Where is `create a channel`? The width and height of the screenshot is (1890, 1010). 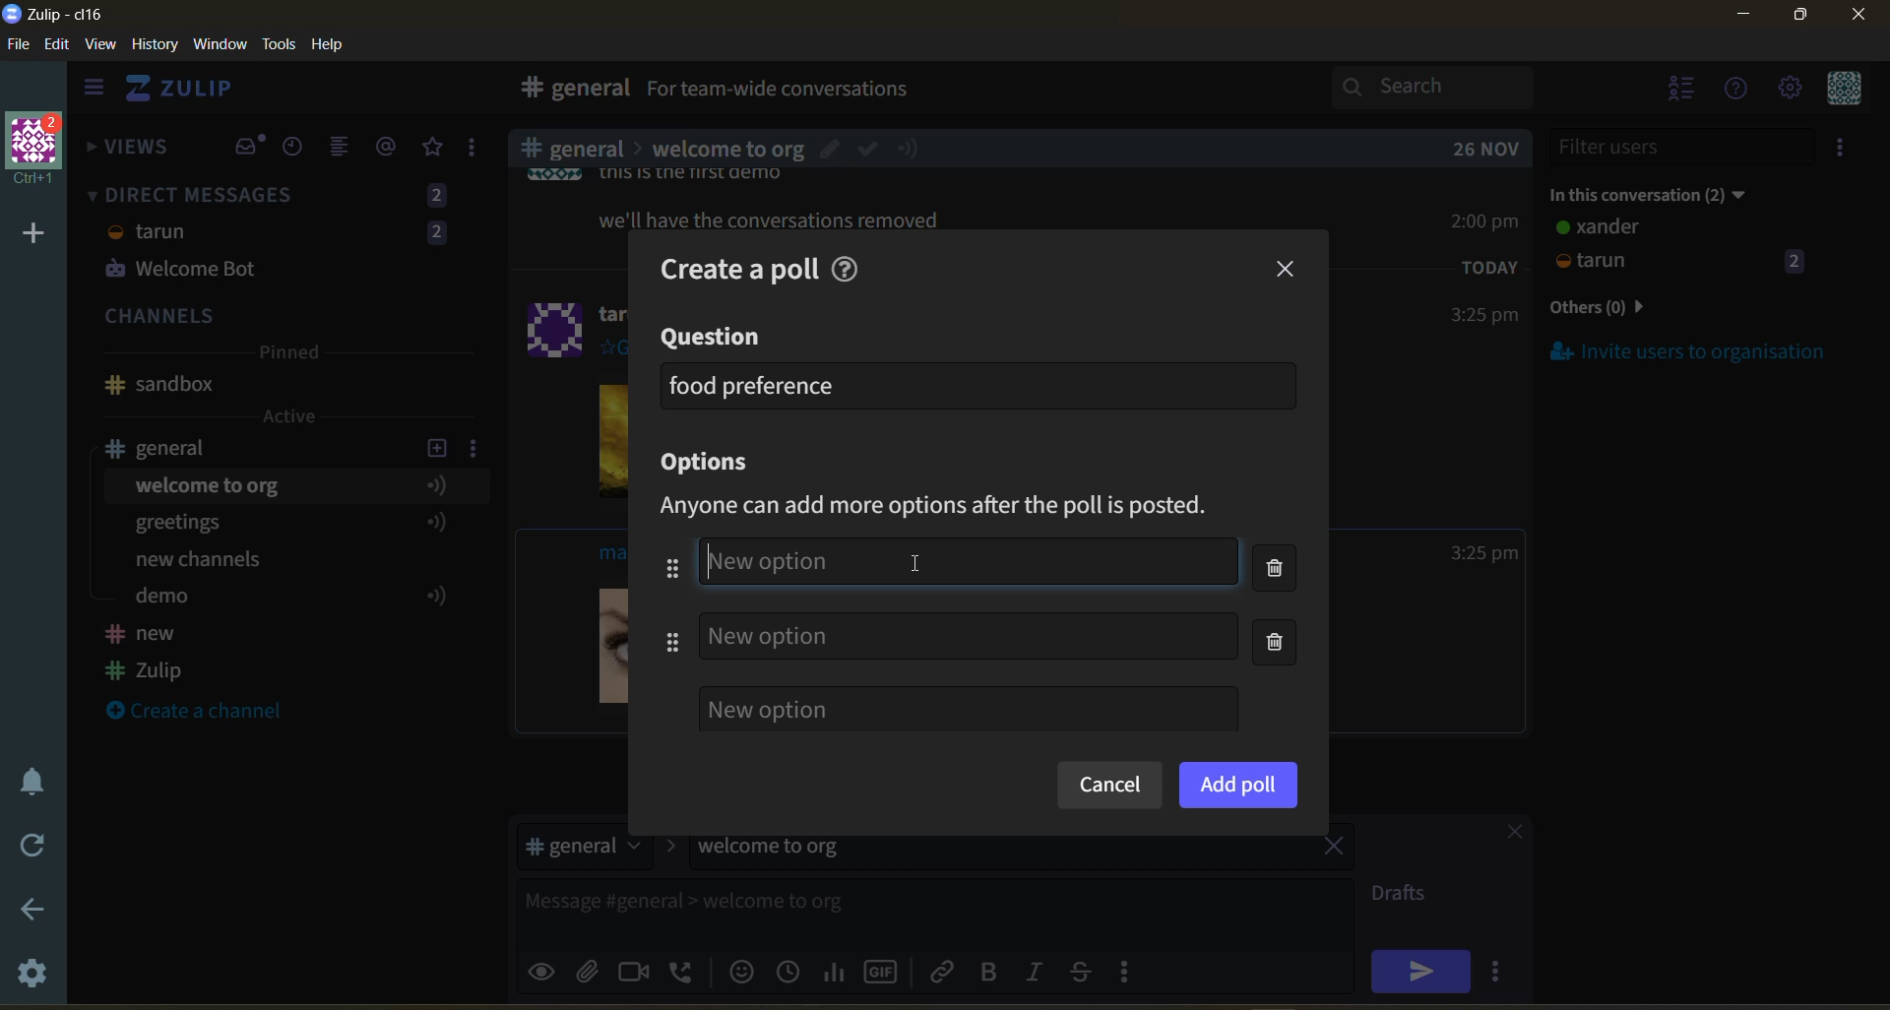 create a channel is located at coordinates (206, 713).